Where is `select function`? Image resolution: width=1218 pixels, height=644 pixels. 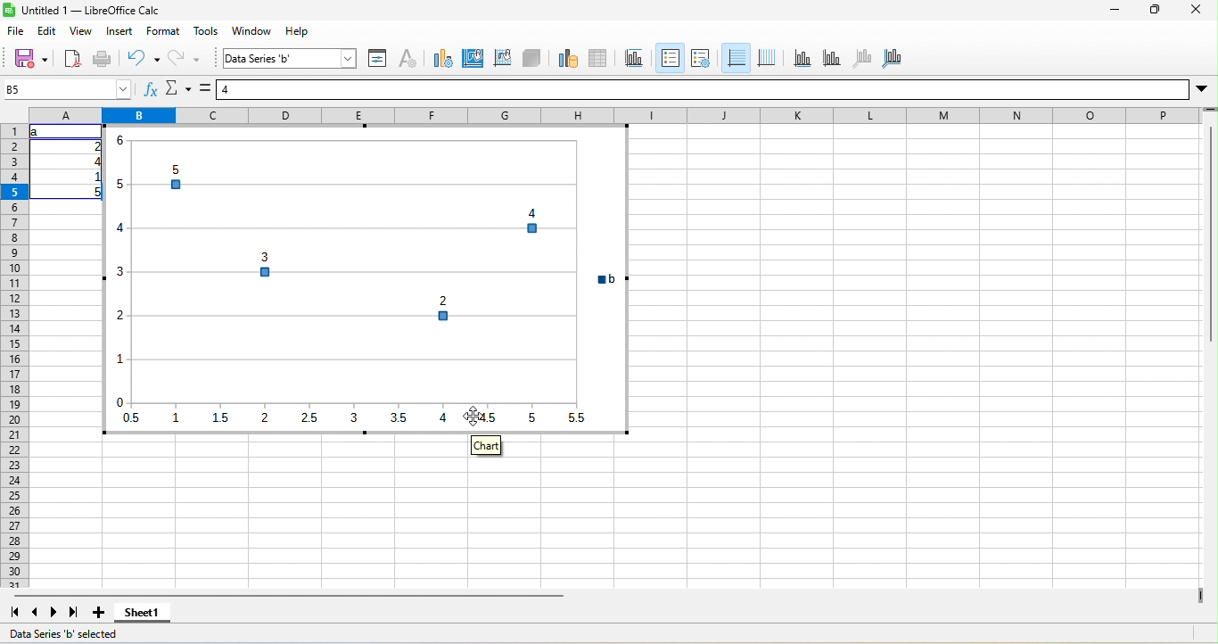 select function is located at coordinates (178, 88).